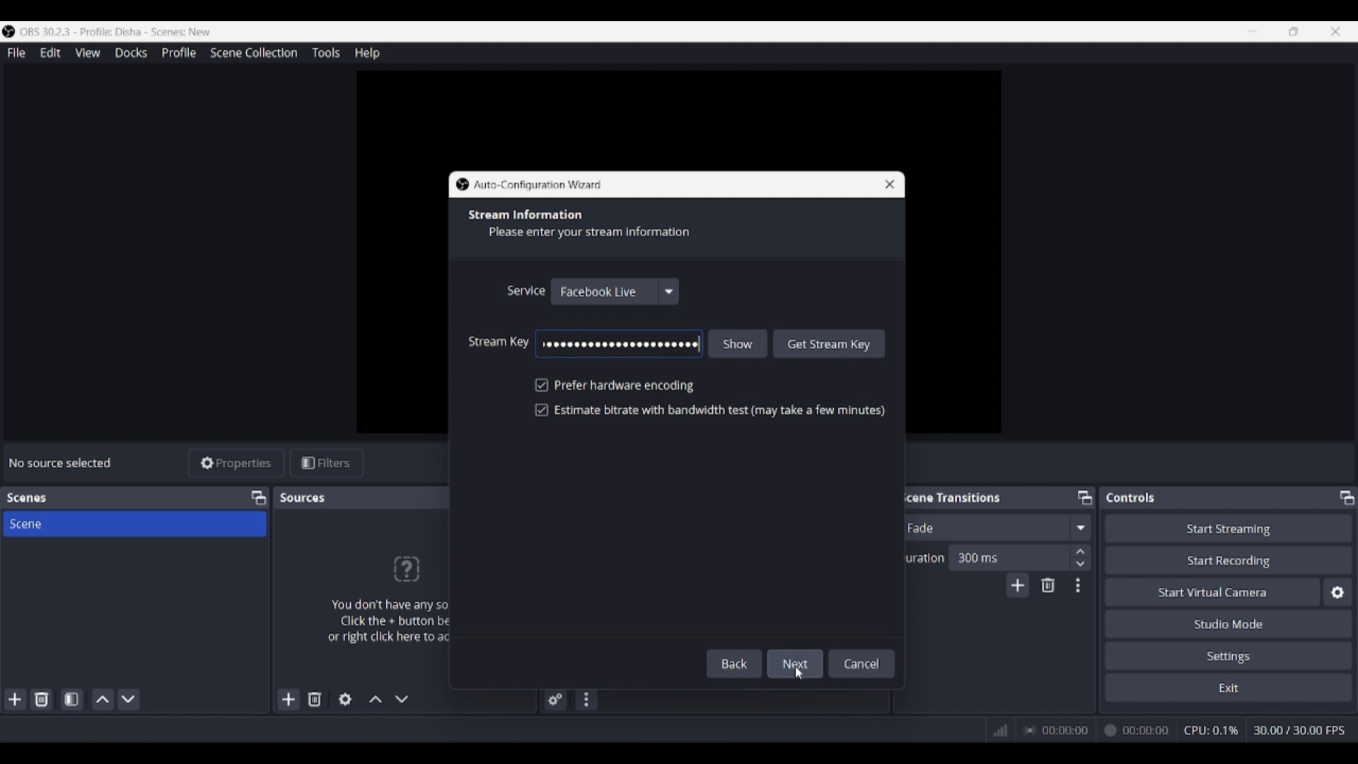 Image resolution: width=1358 pixels, height=764 pixels. What do you see at coordinates (179, 53) in the screenshot?
I see `Profile menu, highlighted by cursor` at bounding box center [179, 53].